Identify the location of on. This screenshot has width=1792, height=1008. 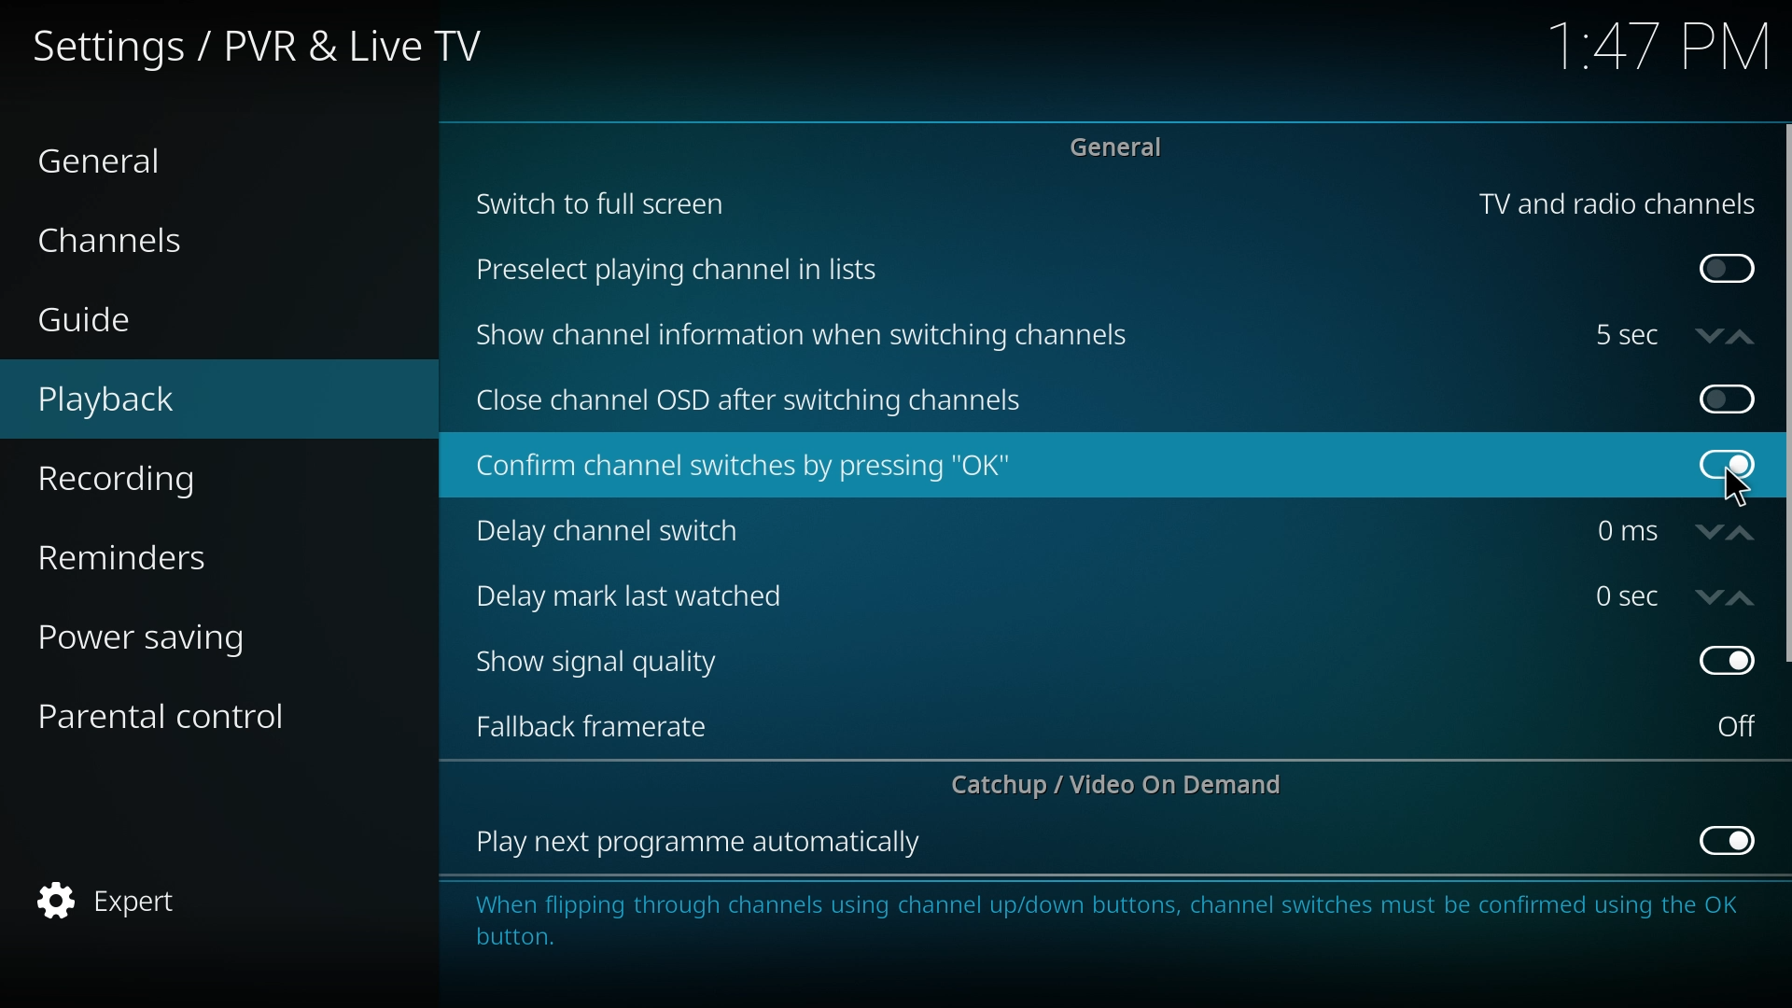
(1728, 396).